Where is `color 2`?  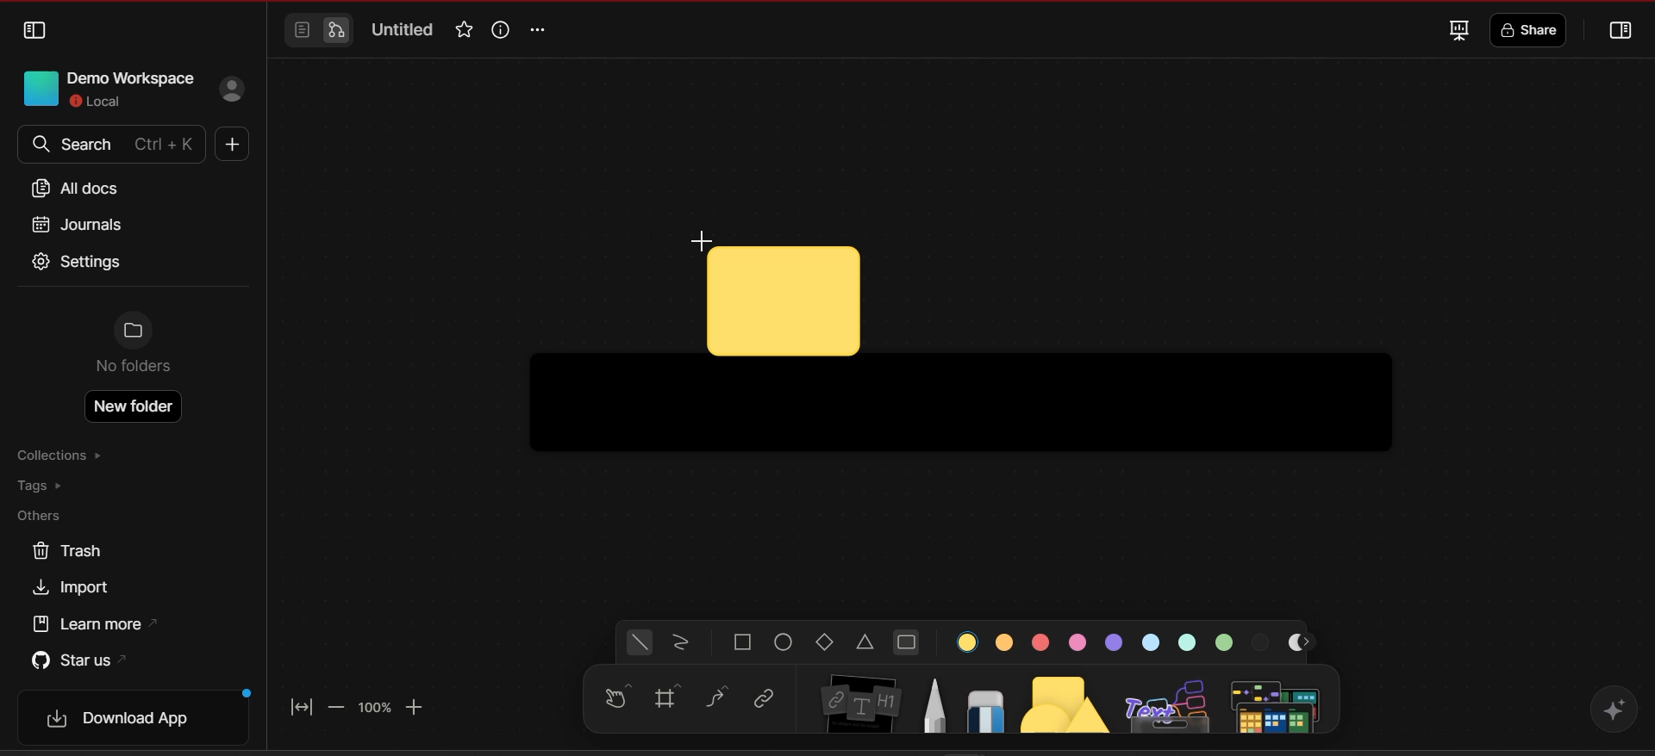 color 2 is located at coordinates (1005, 641).